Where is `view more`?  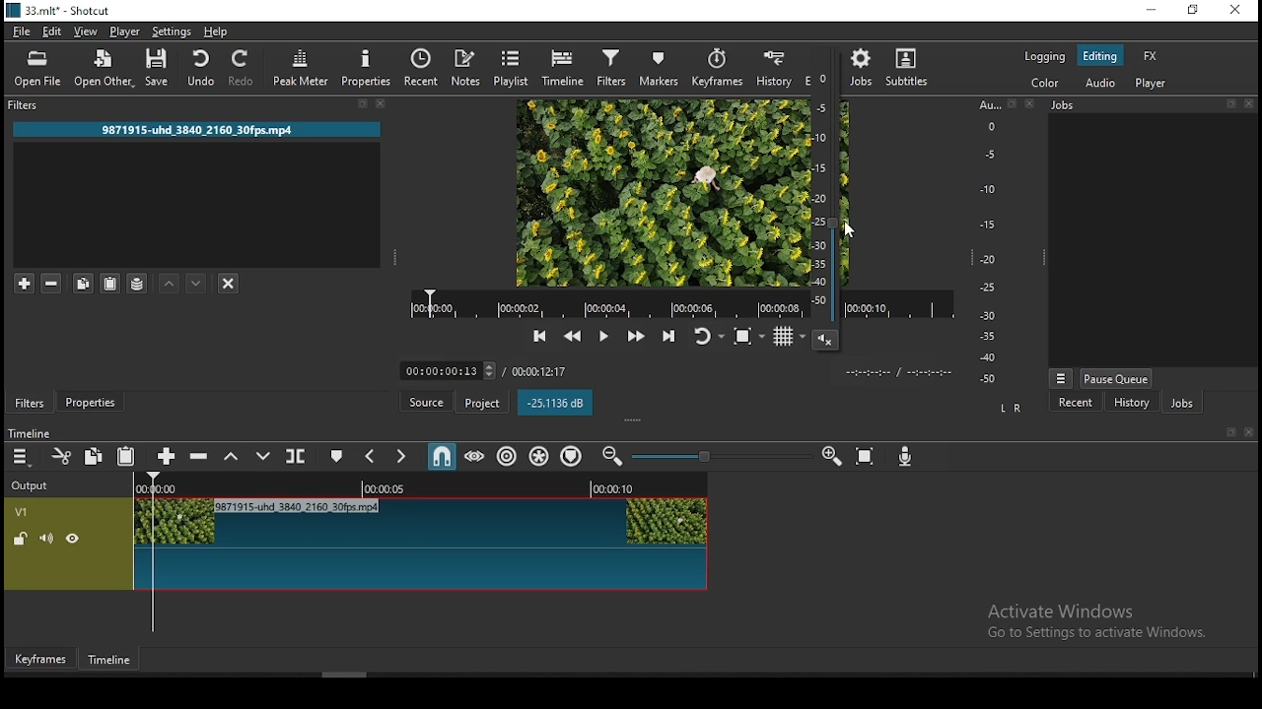 view more is located at coordinates (1062, 376).